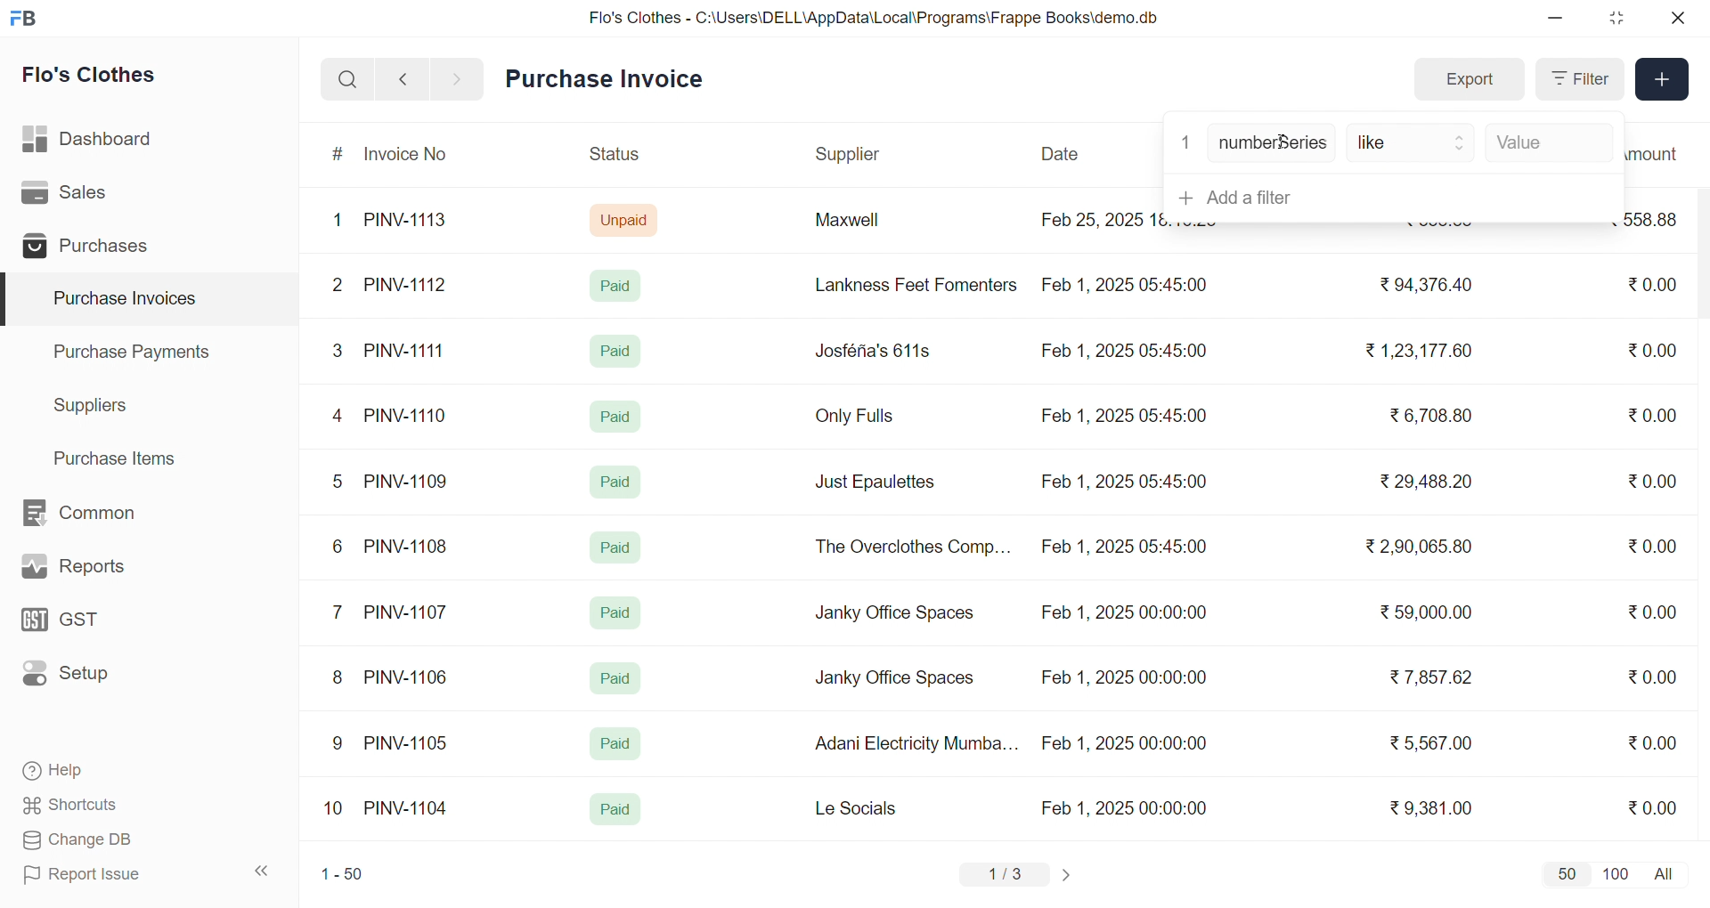 The image size is (1710, 908). What do you see at coordinates (620, 285) in the screenshot?
I see `Paid` at bounding box center [620, 285].